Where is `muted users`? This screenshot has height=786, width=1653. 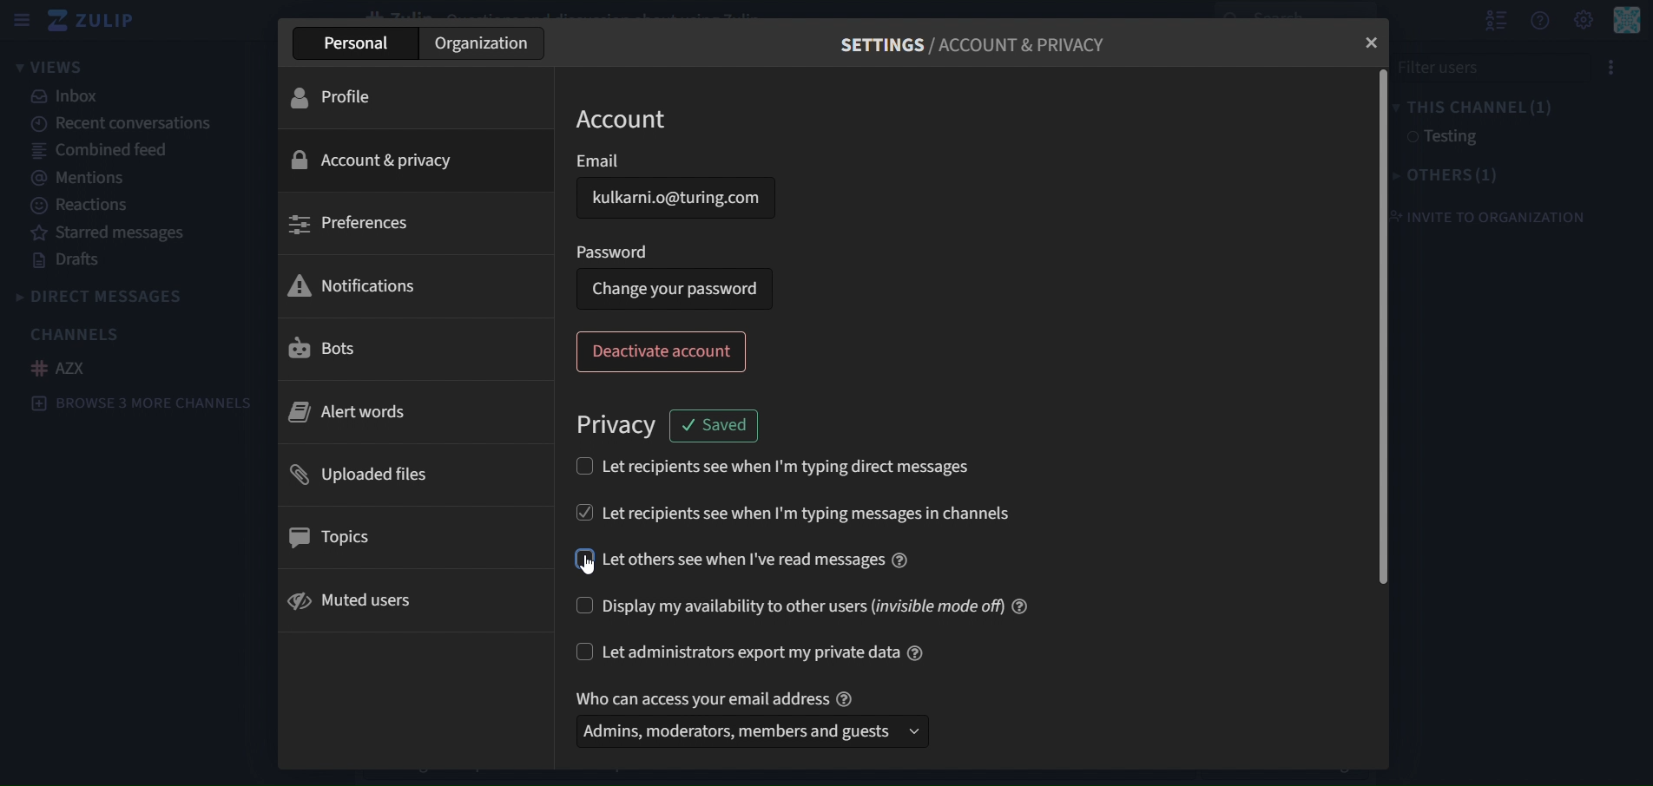 muted users is located at coordinates (353, 599).